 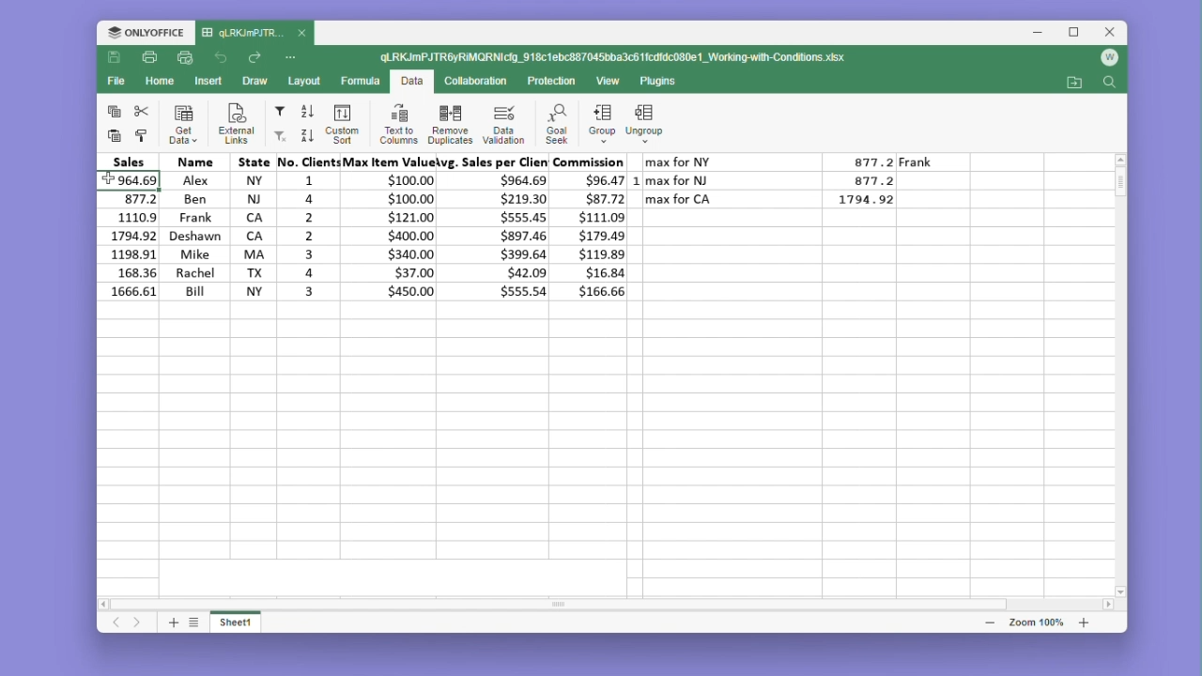 What do you see at coordinates (279, 112) in the screenshot?
I see `Filter` at bounding box center [279, 112].